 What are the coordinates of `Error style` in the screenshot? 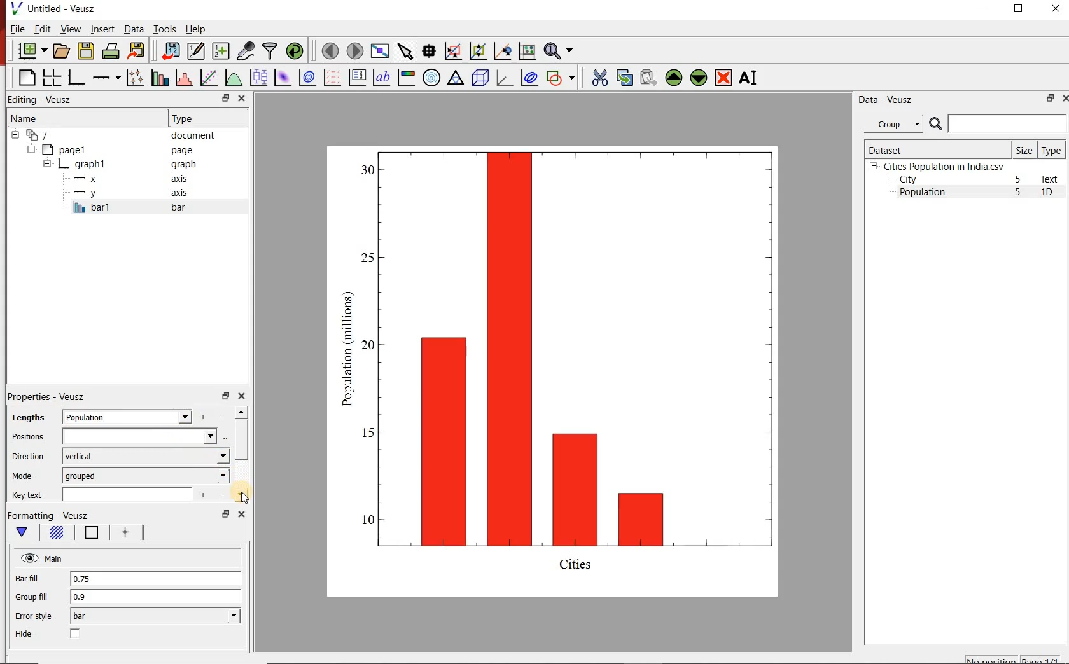 It's located at (33, 616).